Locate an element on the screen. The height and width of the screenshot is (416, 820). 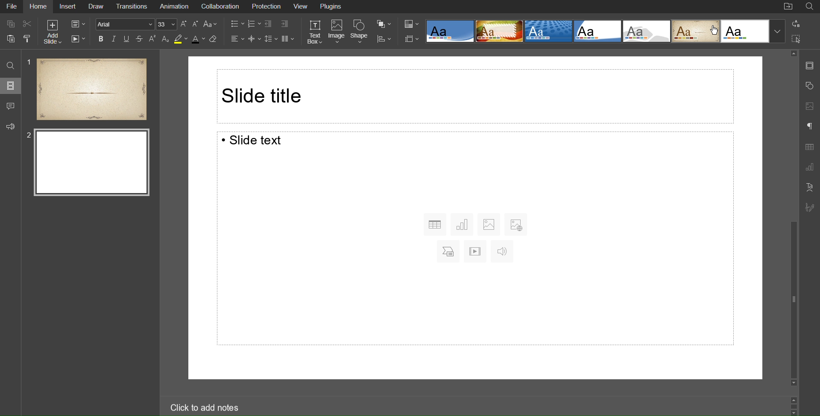
Increase Indent is located at coordinates (286, 24).